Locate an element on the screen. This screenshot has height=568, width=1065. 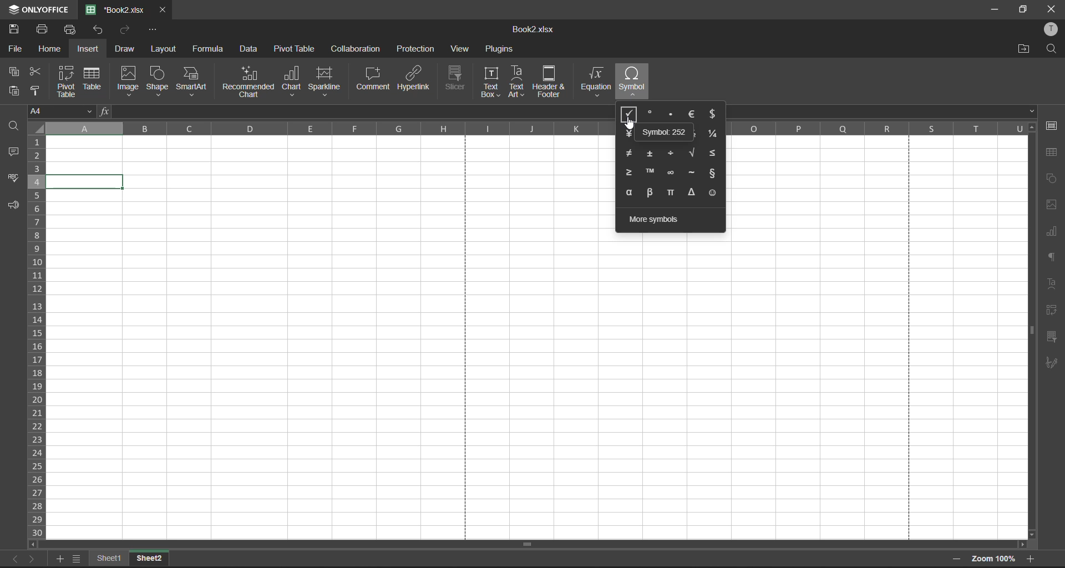
cell address is located at coordinates (62, 112).